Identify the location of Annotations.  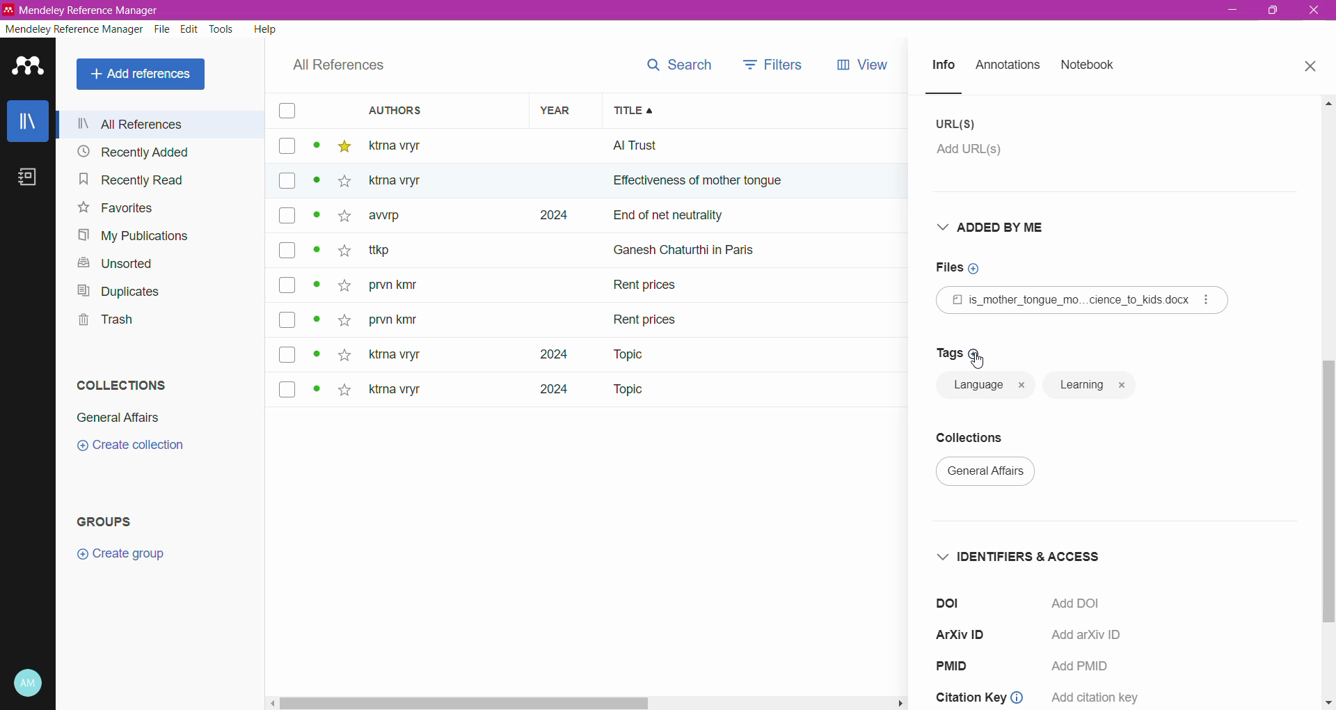
(1008, 66).